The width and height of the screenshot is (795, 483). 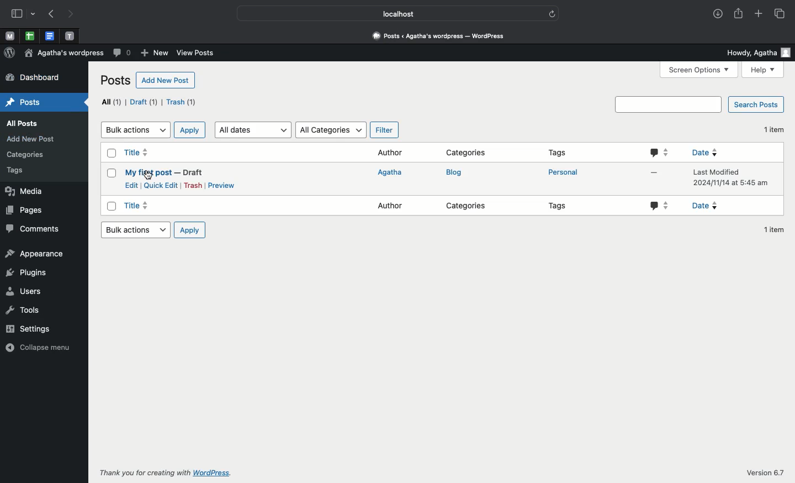 What do you see at coordinates (113, 102) in the screenshot?
I see `All` at bounding box center [113, 102].